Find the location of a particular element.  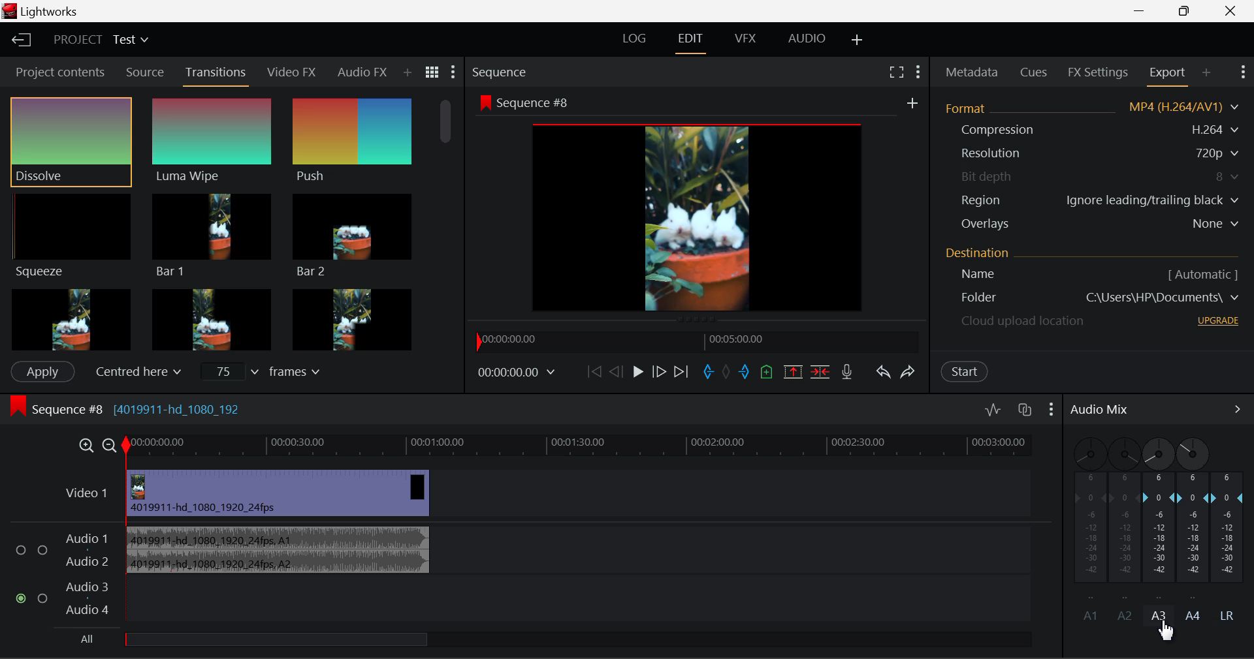

A1 Sound Disabled is located at coordinates (1088, 529).